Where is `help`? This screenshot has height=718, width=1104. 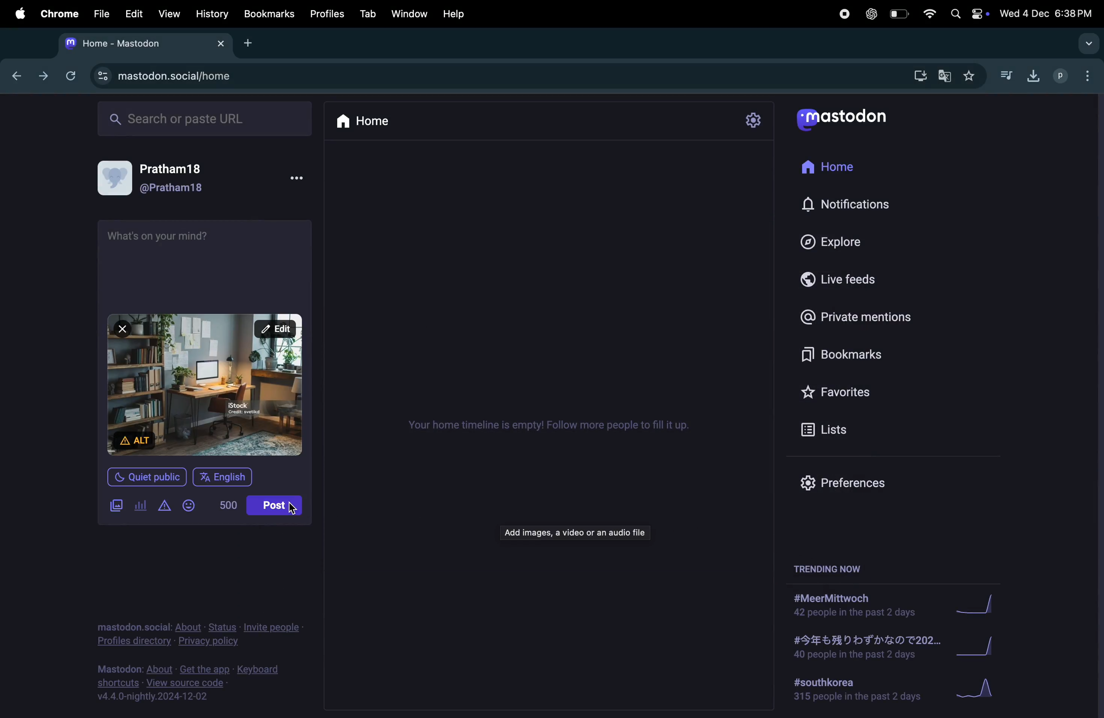
help is located at coordinates (455, 12).